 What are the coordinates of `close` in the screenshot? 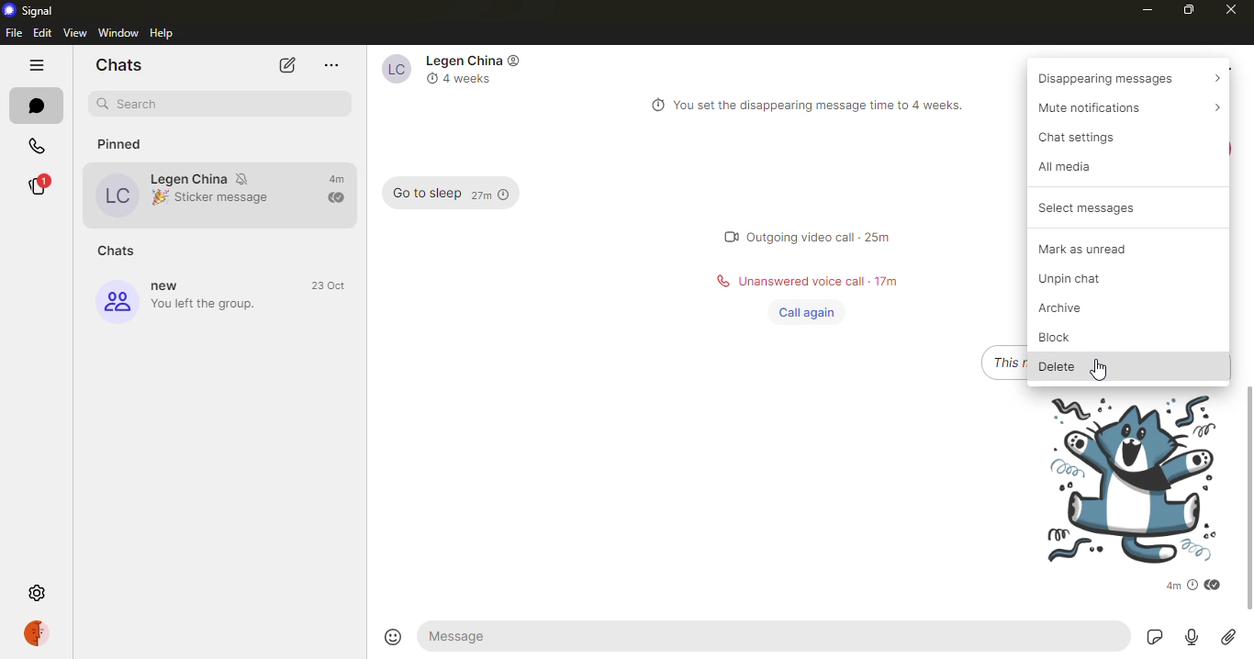 It's located at (1231, 11).